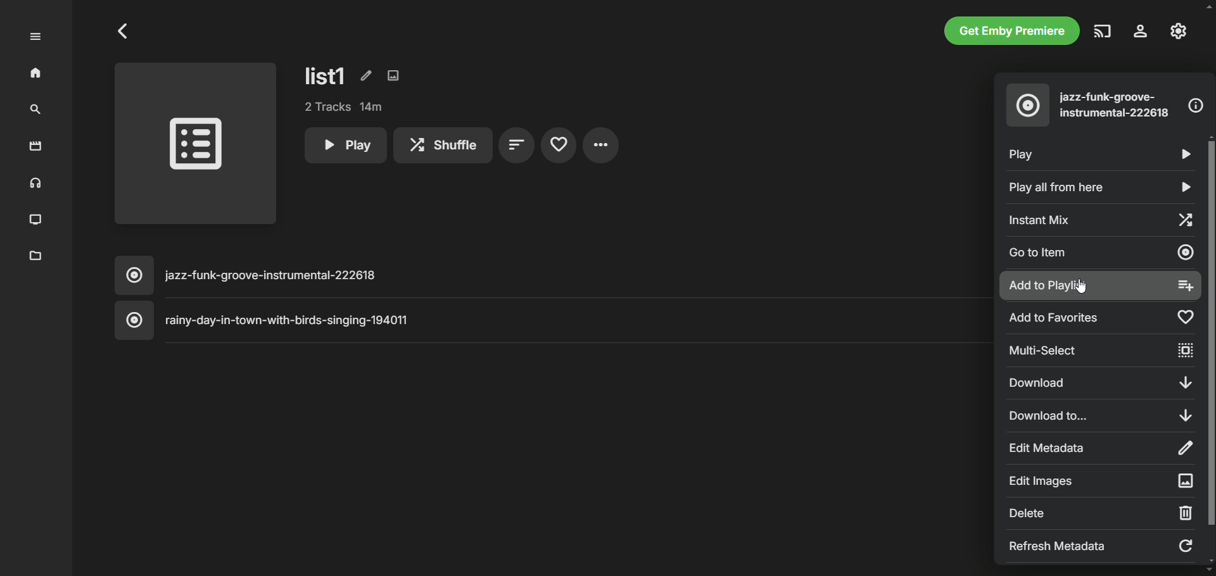 The width and height of the screenshot is (1216, 576). What do you see at coordinates (35, 110) in the screenshot?
I see `search` at bounding box center [35, 110].